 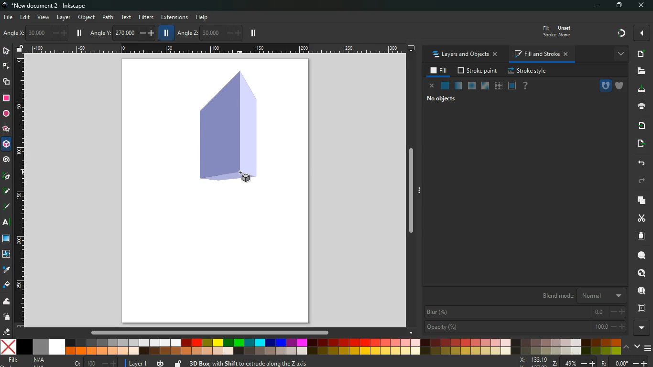 I want to click on circle, so click(x=6, y=115).